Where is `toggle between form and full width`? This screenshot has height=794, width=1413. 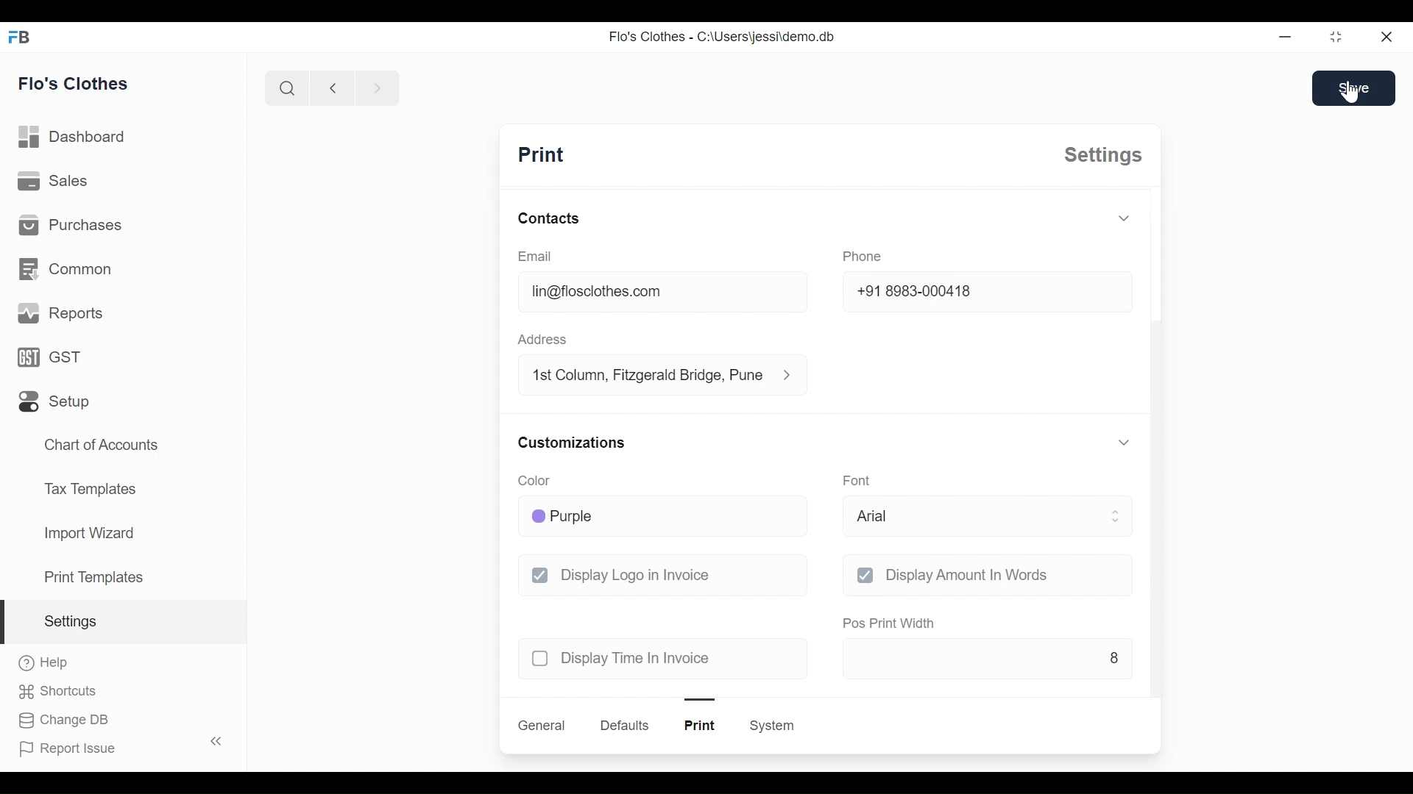
toggle between form and full width is located at coordinates (1336, 37).